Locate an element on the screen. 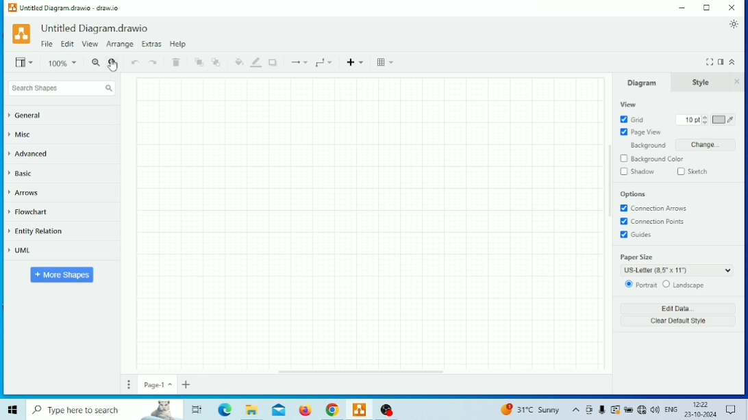 The image size is (748, 420). Collapse/Expand is located at coordinates (734, 62).